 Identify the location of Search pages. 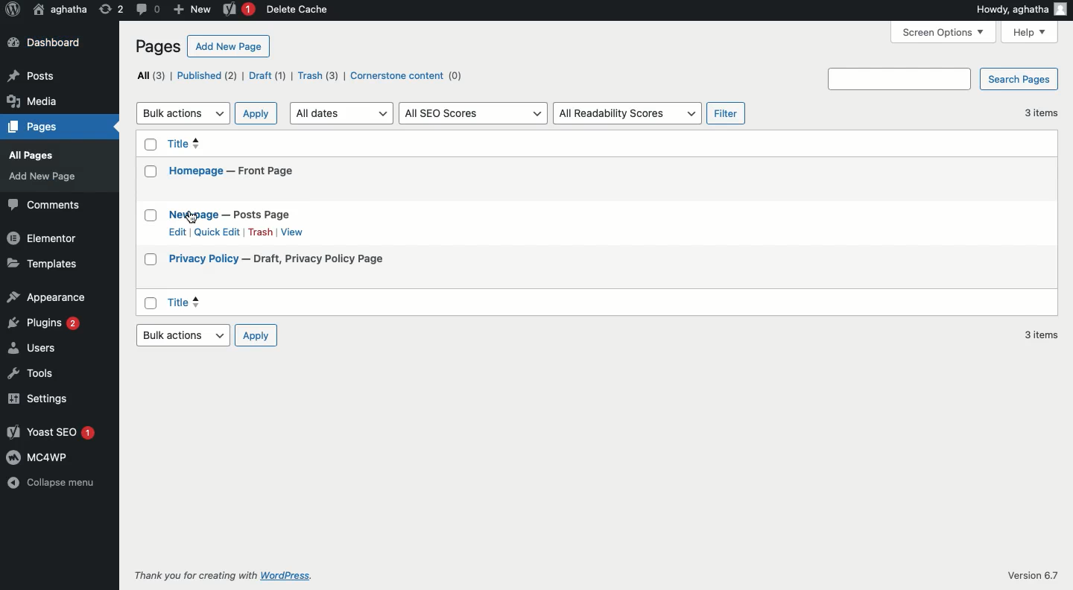
(943, 78).